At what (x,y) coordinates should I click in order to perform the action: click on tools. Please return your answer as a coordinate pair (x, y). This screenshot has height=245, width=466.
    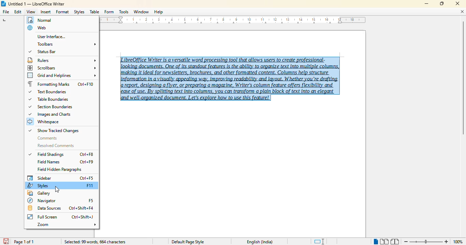
    Looking at the image, I should click on (124, 12).